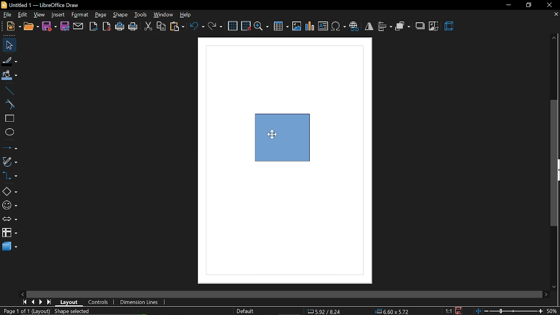 This screenshot has width=560, height=315. Describe the element at coordinates (70, 311) in the screenshot. I see `shape selected` at that location.